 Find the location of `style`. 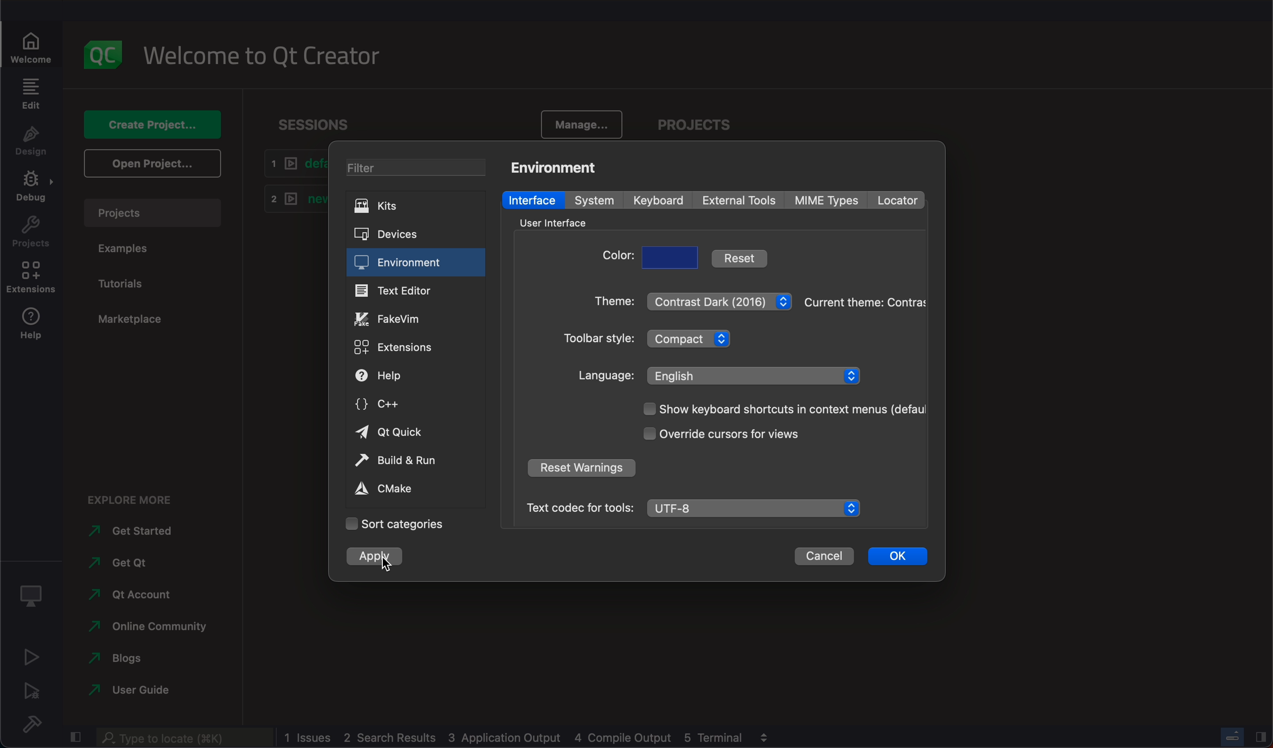

style is located at coordinates (600, 338).